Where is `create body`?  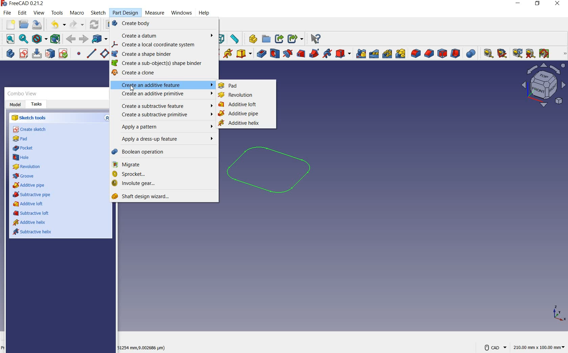
create body is located at coordinates (8, 54).